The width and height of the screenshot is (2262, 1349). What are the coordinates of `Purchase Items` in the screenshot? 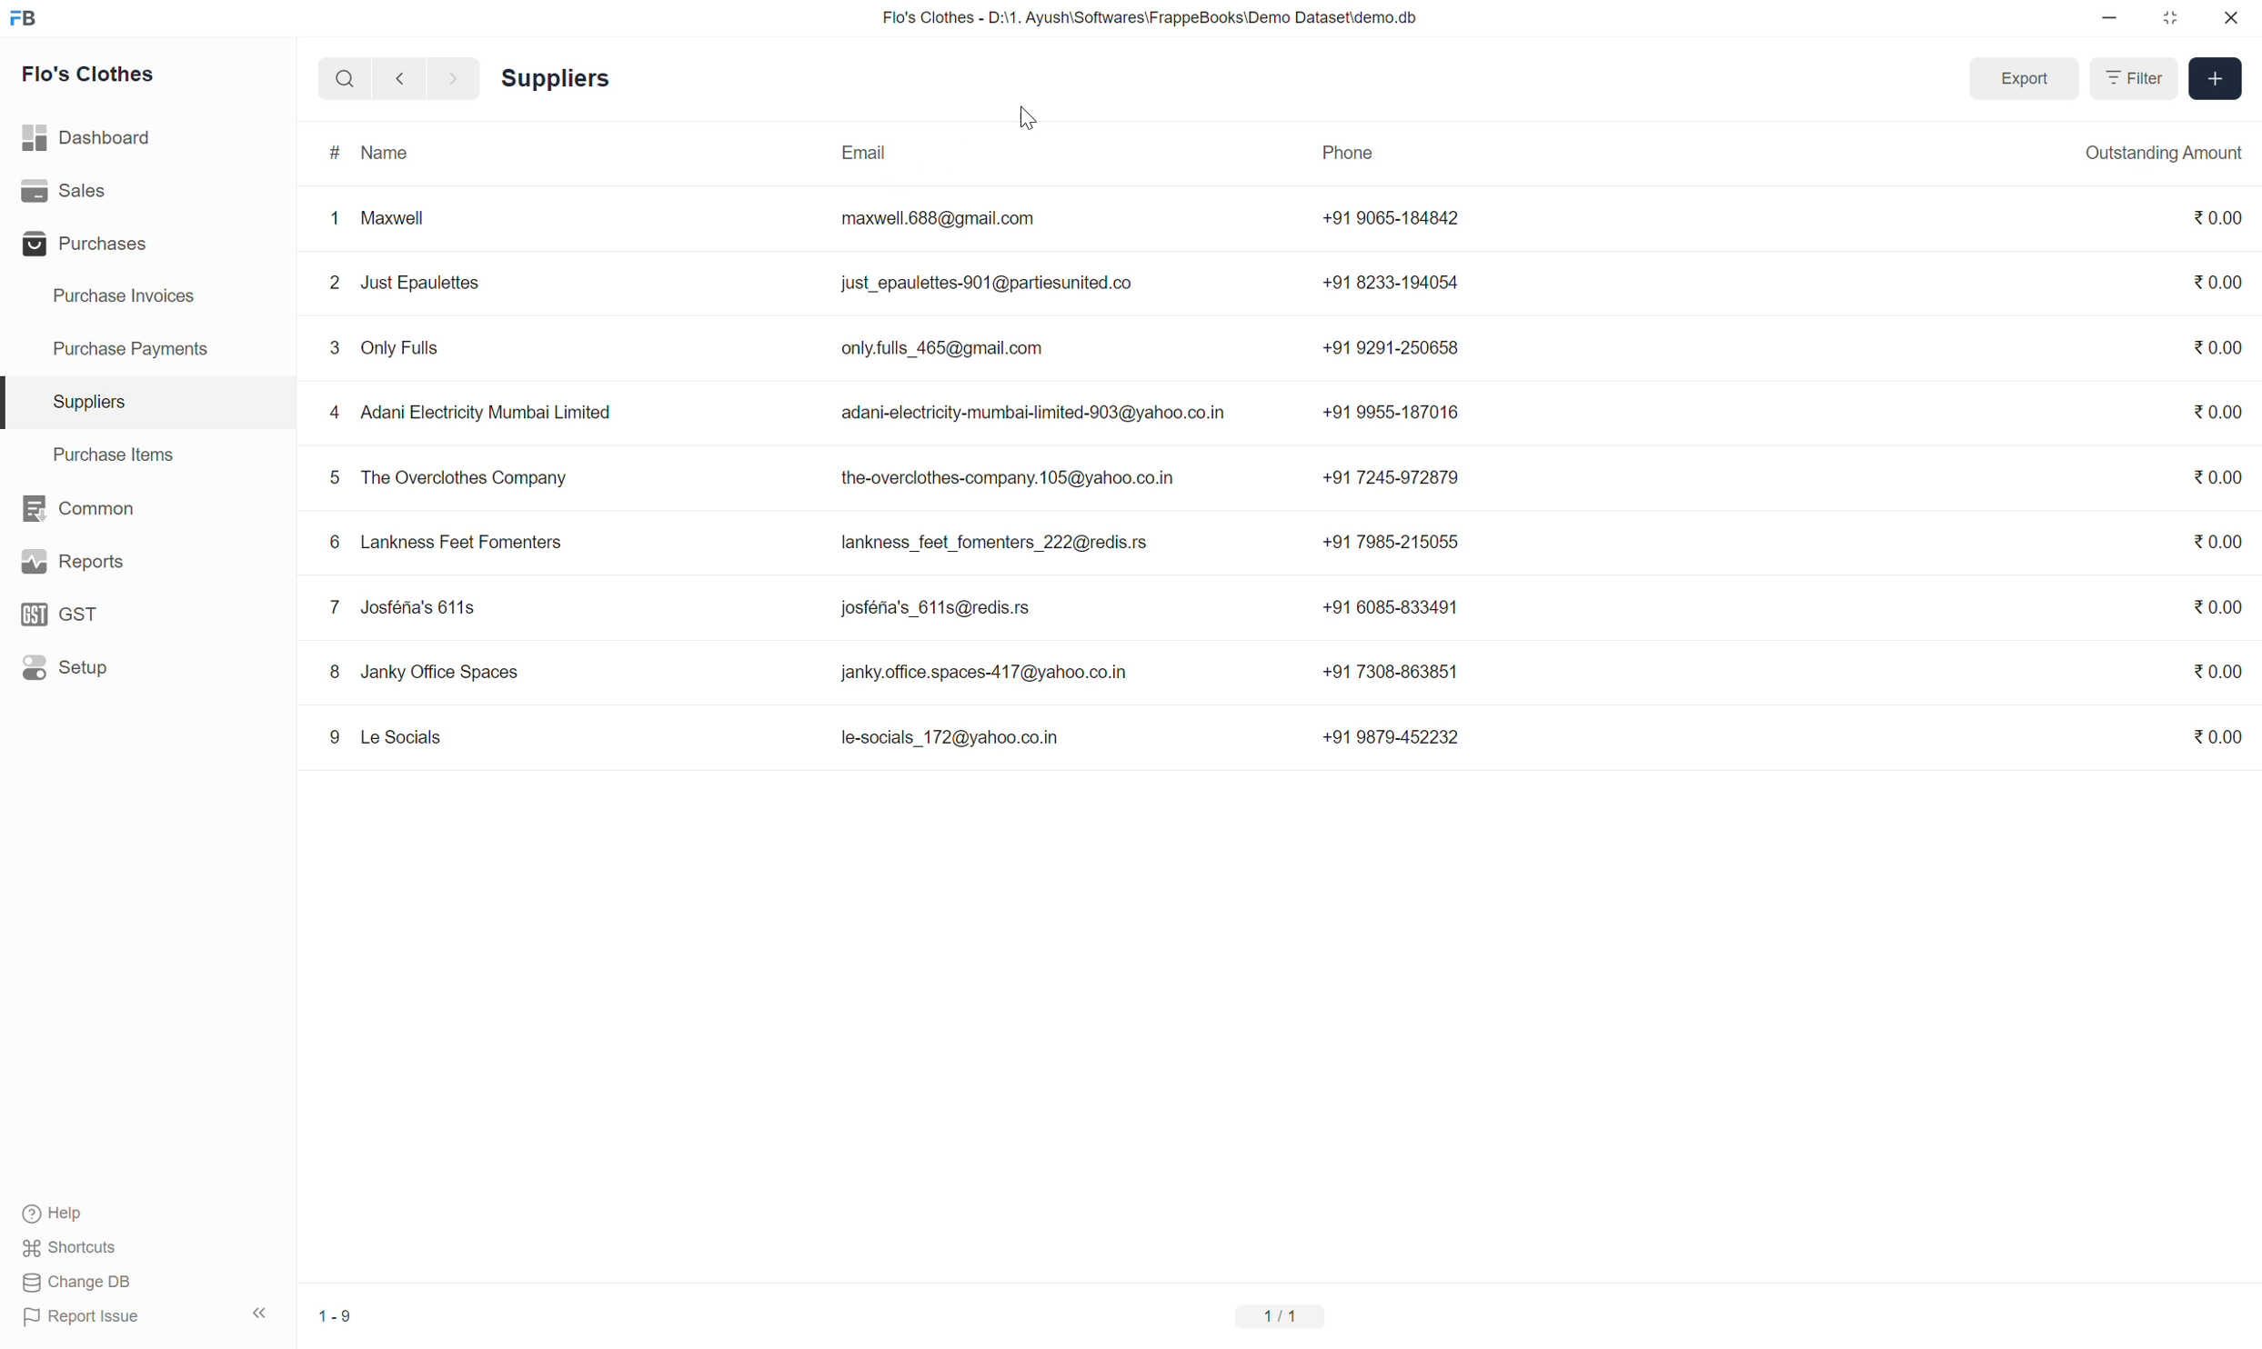 It's located at (119, 455).